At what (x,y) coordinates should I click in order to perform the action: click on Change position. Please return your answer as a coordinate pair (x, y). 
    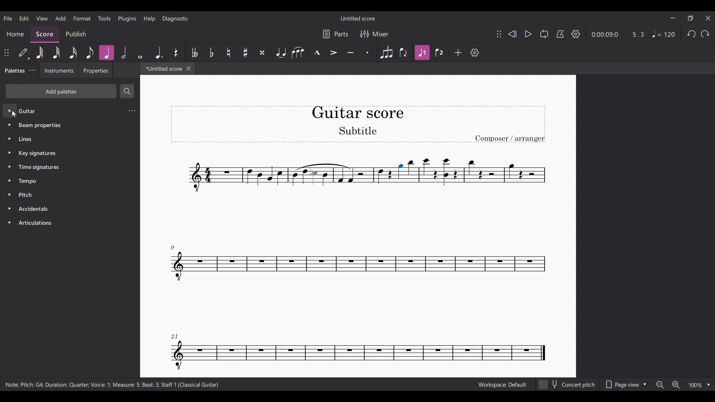
    Looking at the image, I should click on (499, 34).